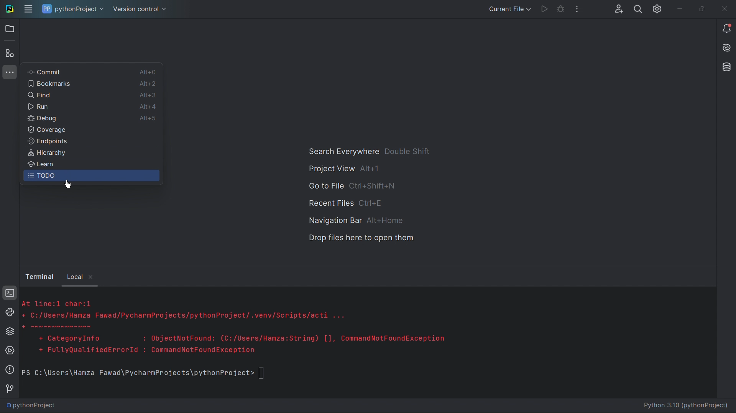 The height and width of the screenshot is (413, 736). I want to click on Drop files here to open them, so click(361, 238).